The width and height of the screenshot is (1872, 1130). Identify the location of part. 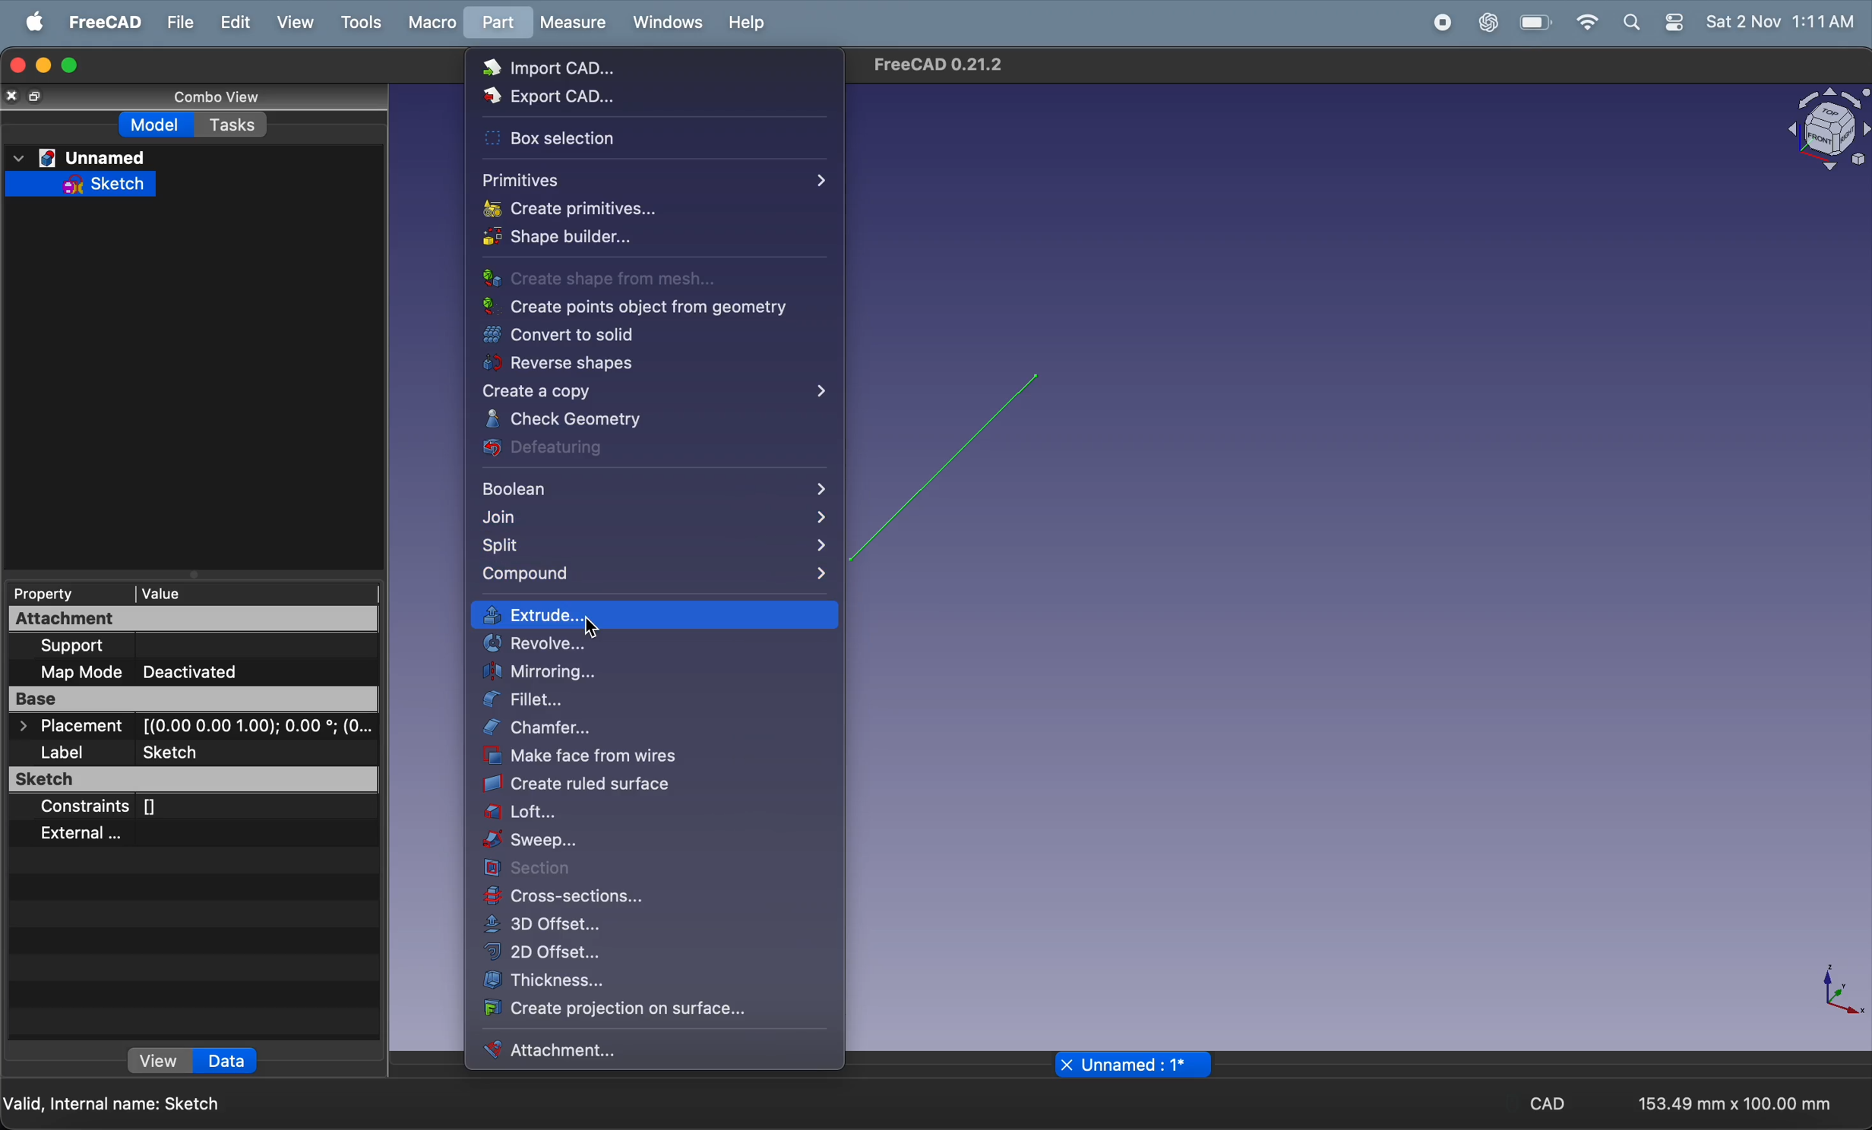
(496, 24).